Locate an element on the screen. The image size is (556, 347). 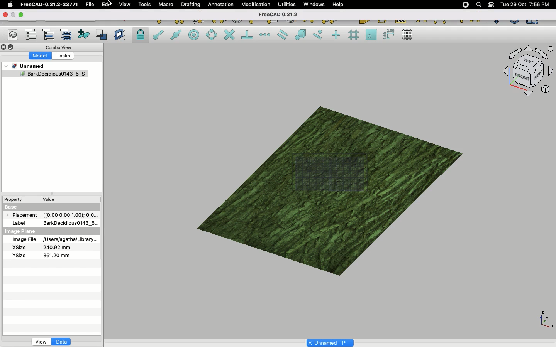
Add new named group is located at coordinates (32, 35).